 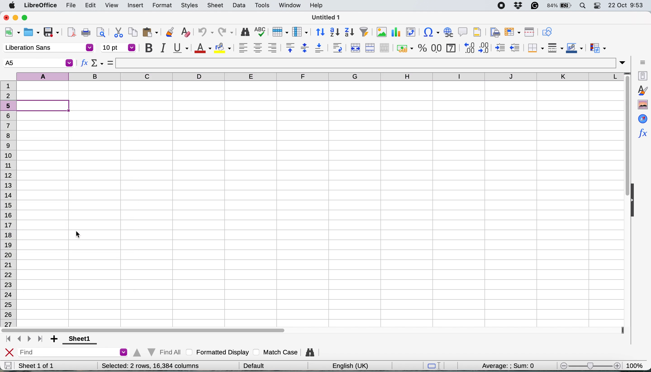 What do you see at coordinates (590, 366) in the screenshot?
I see `zoom scale` at bounding box center [590, 366].